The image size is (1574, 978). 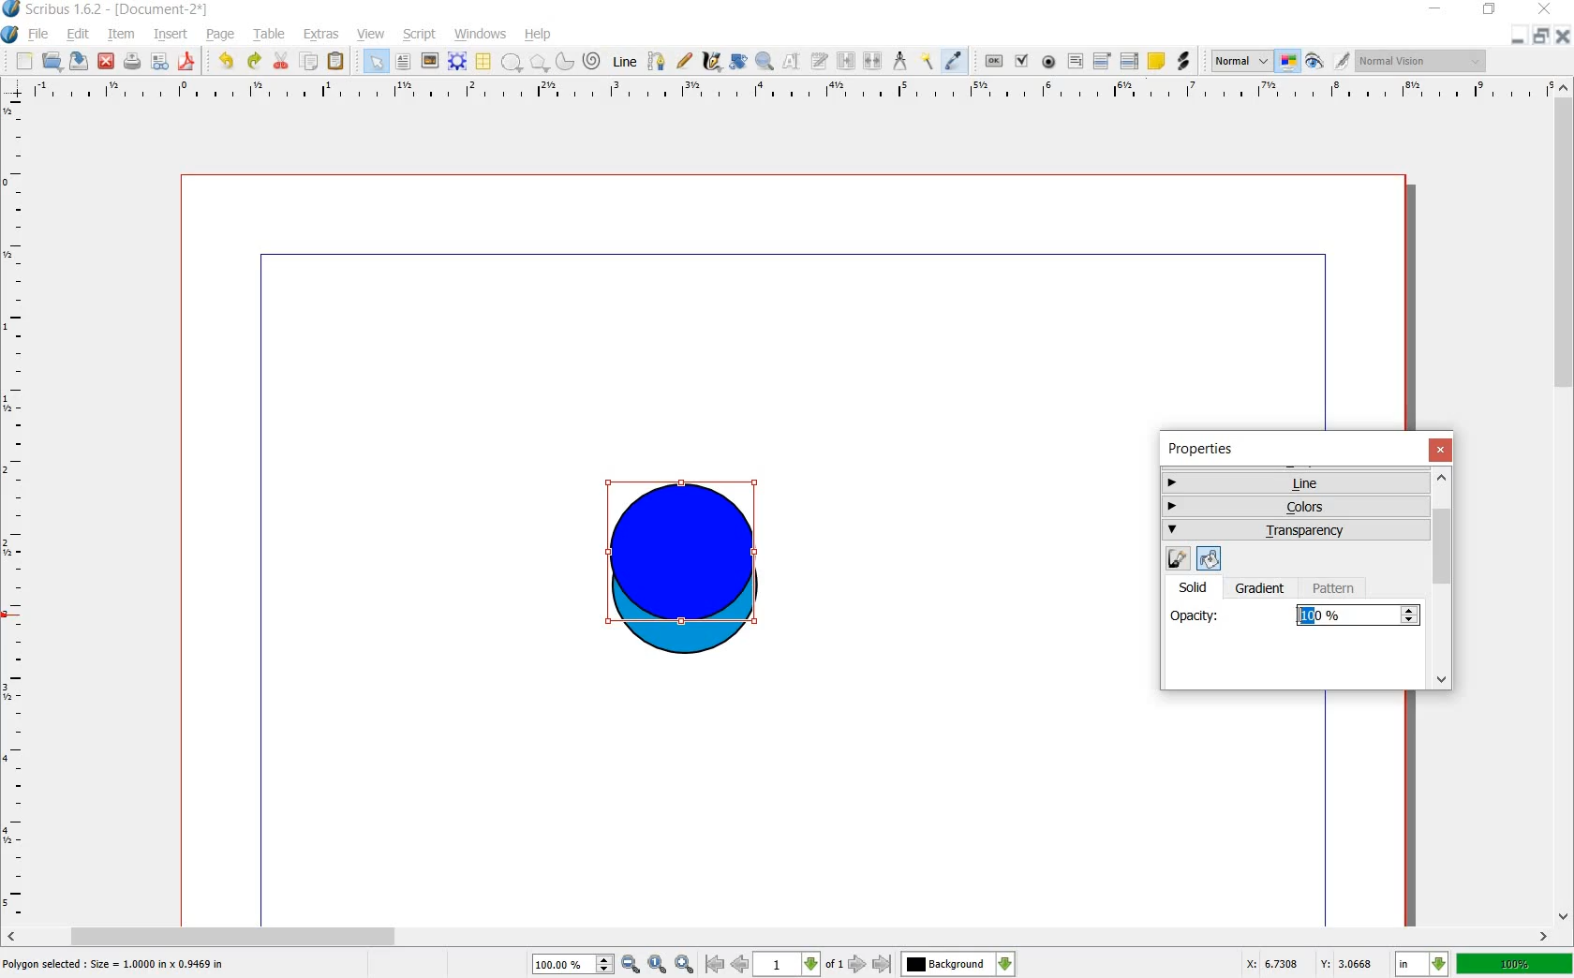 I want to click on pdf radio button, so click(x=1047, y=62).